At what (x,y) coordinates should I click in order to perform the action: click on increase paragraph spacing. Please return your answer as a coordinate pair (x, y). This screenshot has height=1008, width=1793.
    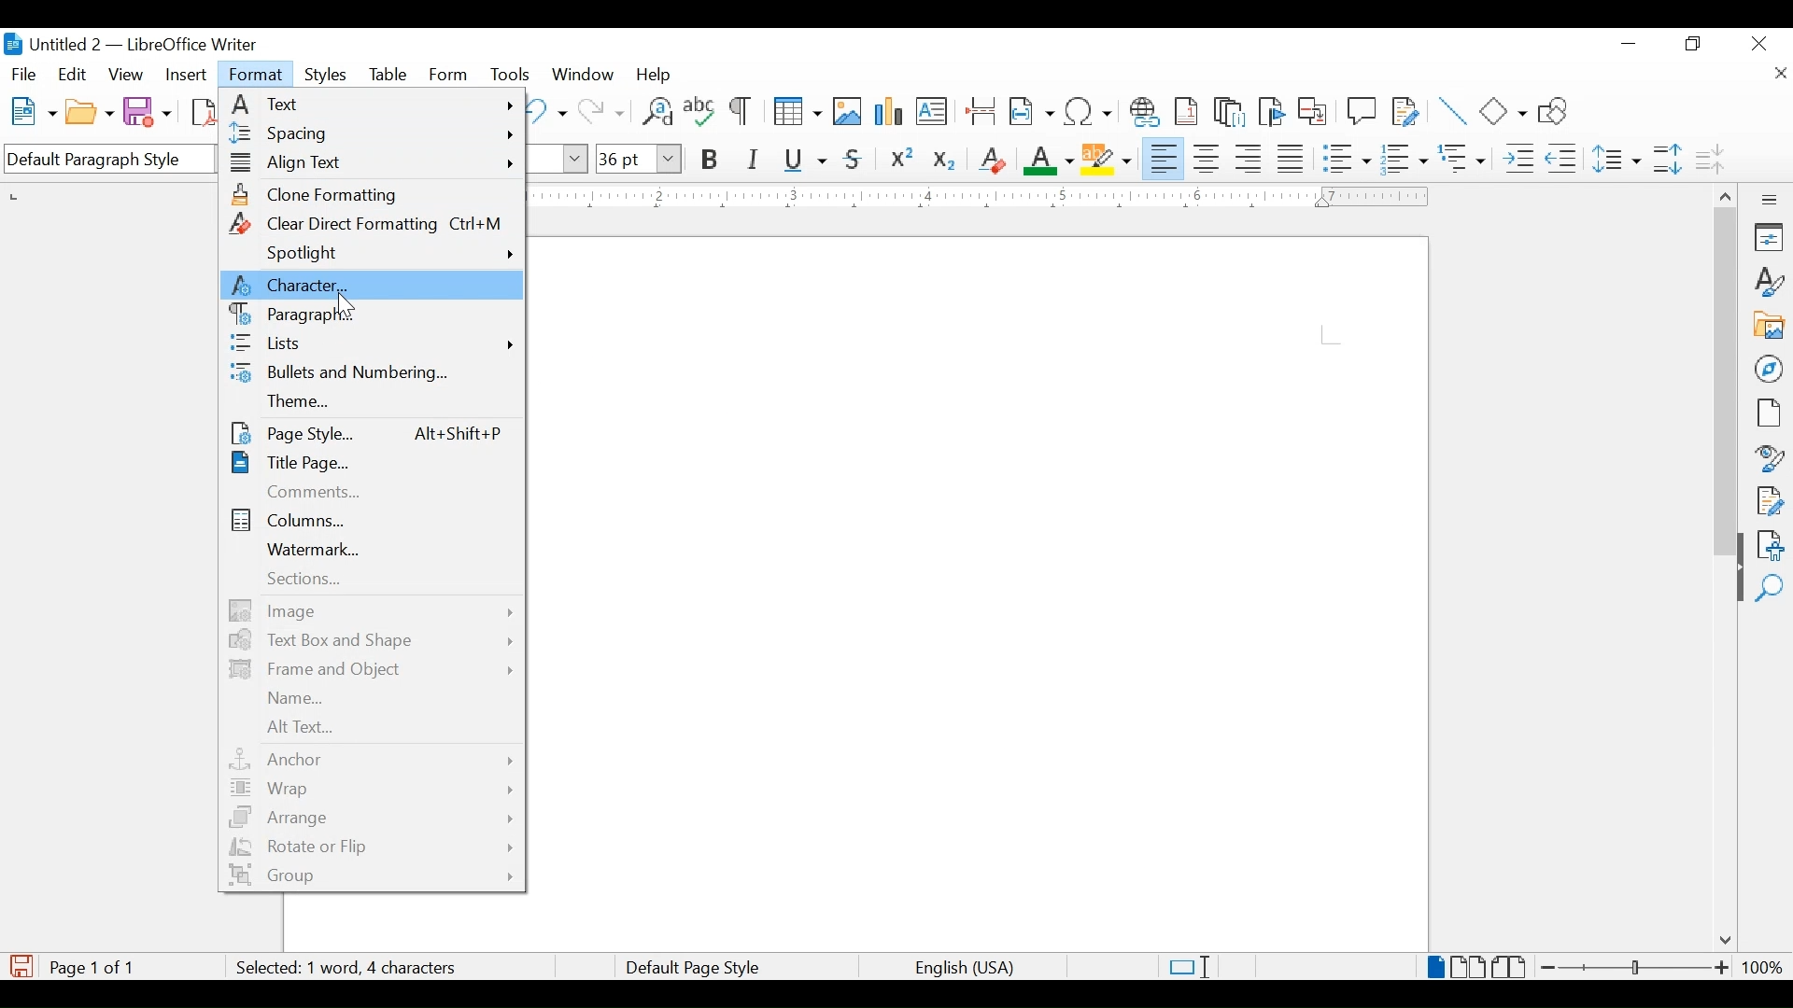
    Looking at the image, I should click on (1667, 159).